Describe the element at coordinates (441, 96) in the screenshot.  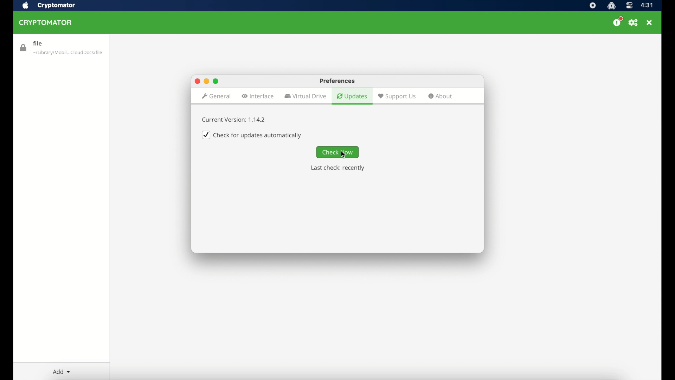
I see `about` at that location.